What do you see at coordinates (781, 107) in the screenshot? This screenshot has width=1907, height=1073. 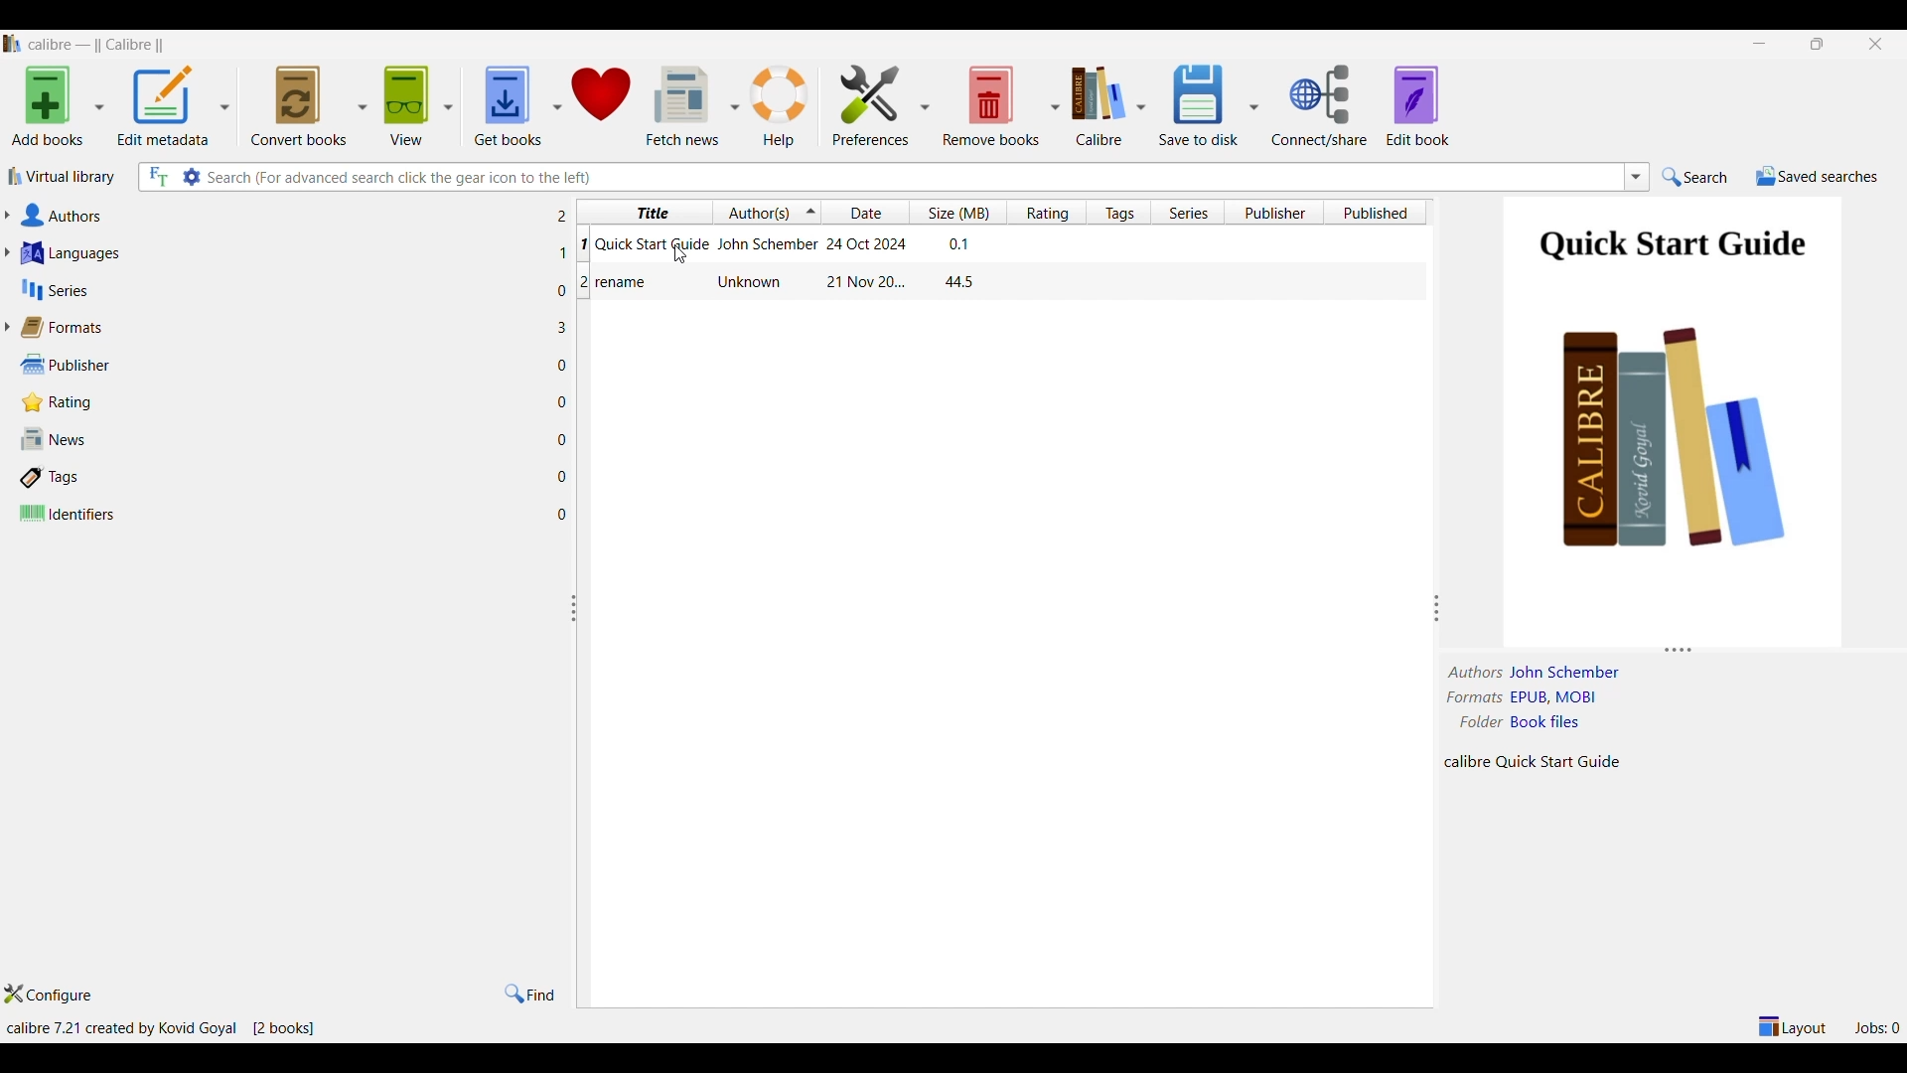 I see `Help` at bounding box center [781, 107].